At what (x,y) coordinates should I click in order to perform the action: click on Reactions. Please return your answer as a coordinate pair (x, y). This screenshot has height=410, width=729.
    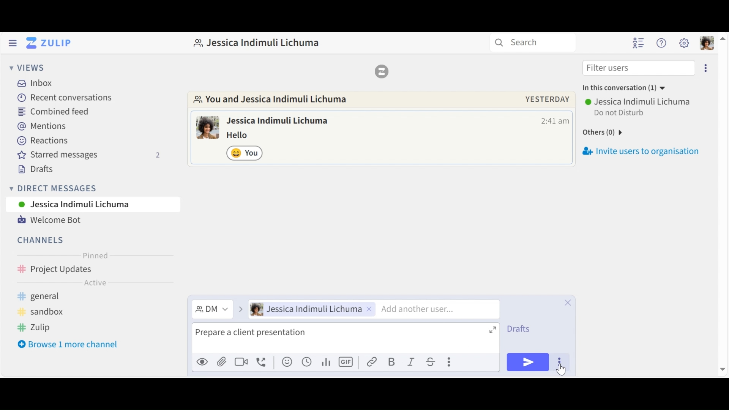
    Looking at the image, I should click on (40, 141).